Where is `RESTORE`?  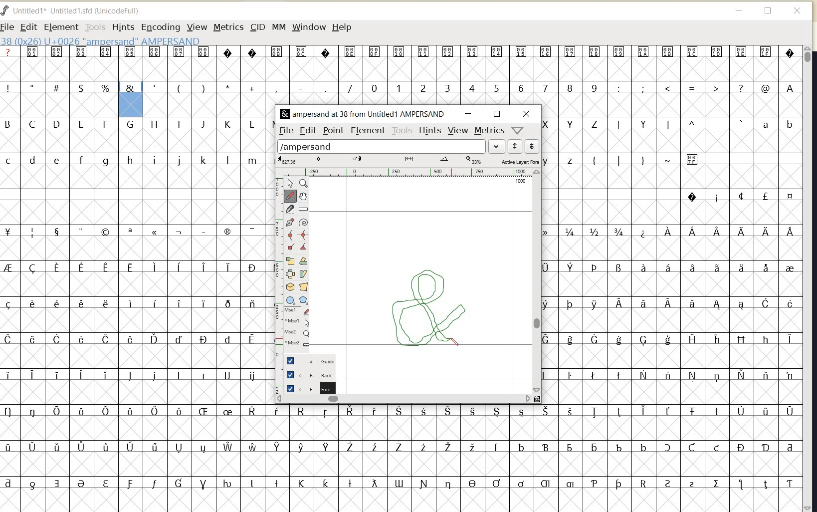 RESTORE is located at coordinates (498, 114).